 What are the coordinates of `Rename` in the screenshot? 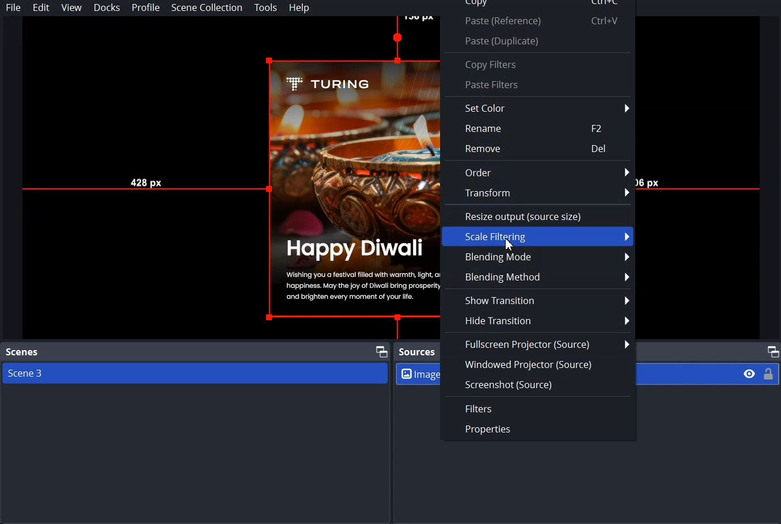 It's located at (537, 128).